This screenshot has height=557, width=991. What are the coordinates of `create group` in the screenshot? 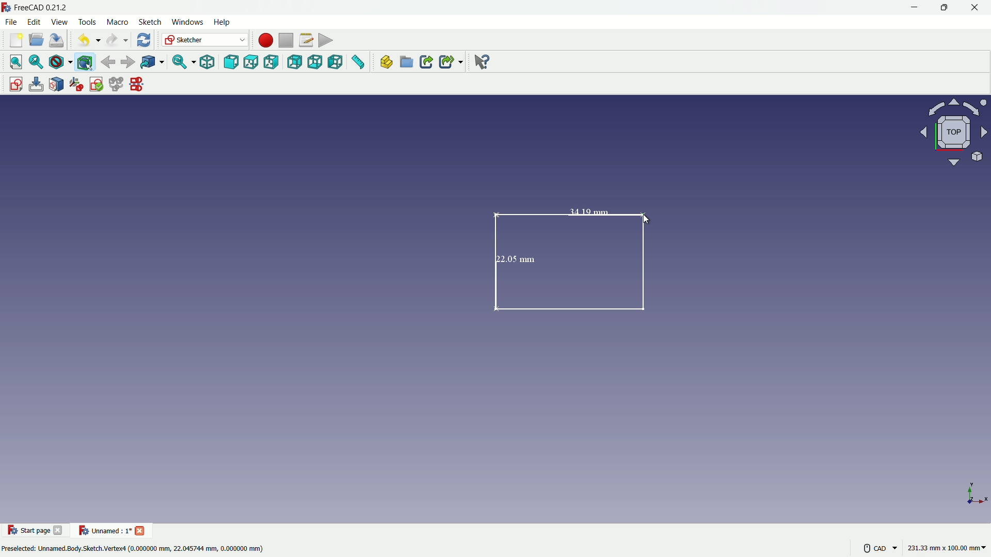 It's located at (407, 63).